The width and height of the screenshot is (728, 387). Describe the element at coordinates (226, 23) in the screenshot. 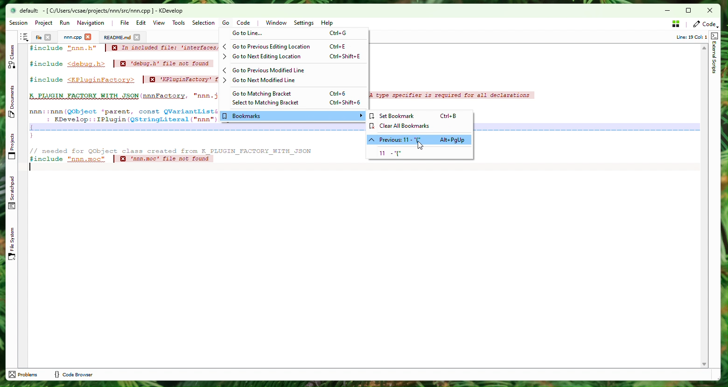

I see `Go` at that location.